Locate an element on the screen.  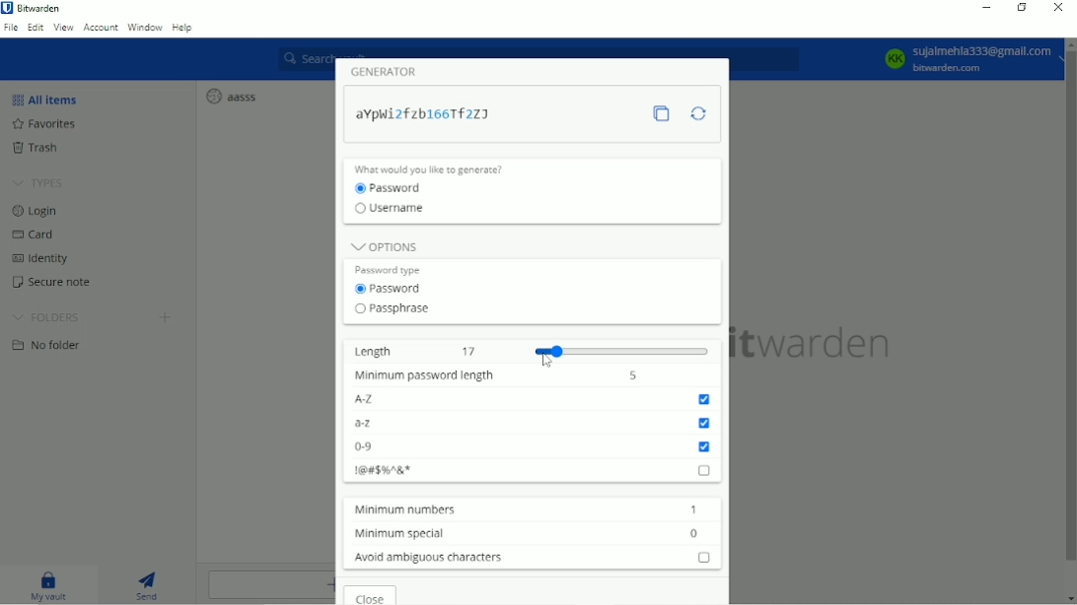
Slider is located at coordinates (624, 350).